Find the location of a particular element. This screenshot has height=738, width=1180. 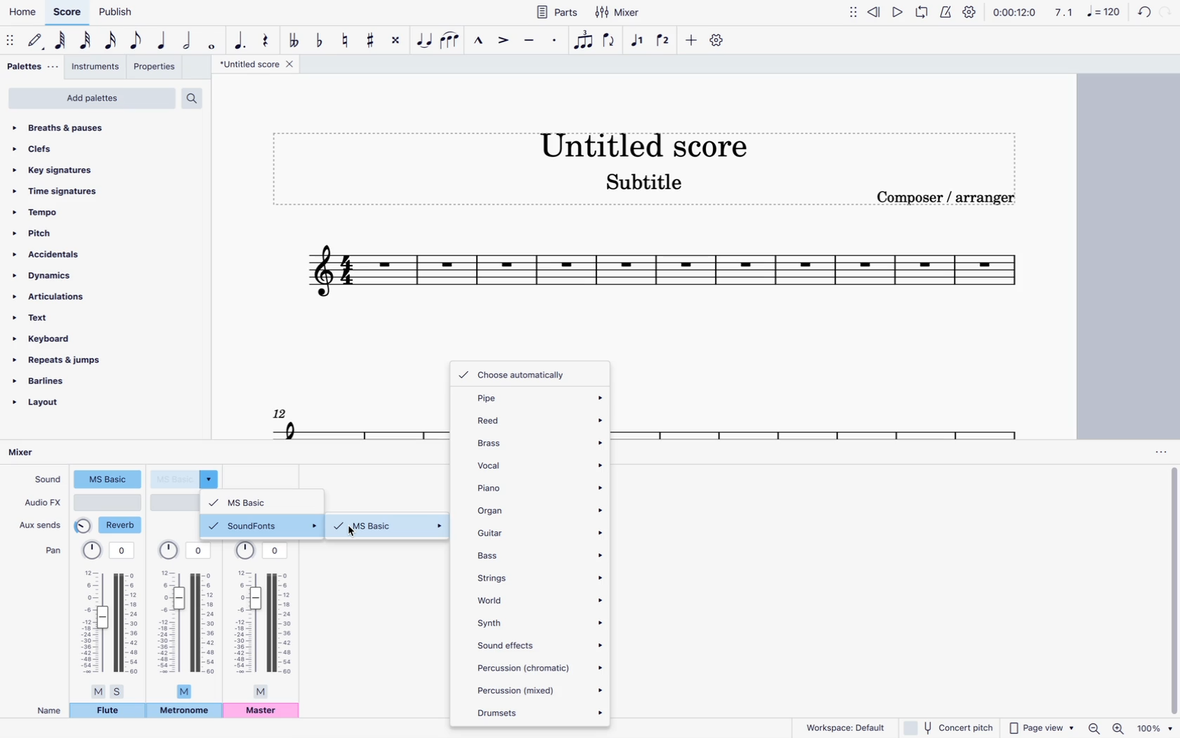

play is located at coordinates (897, 12).